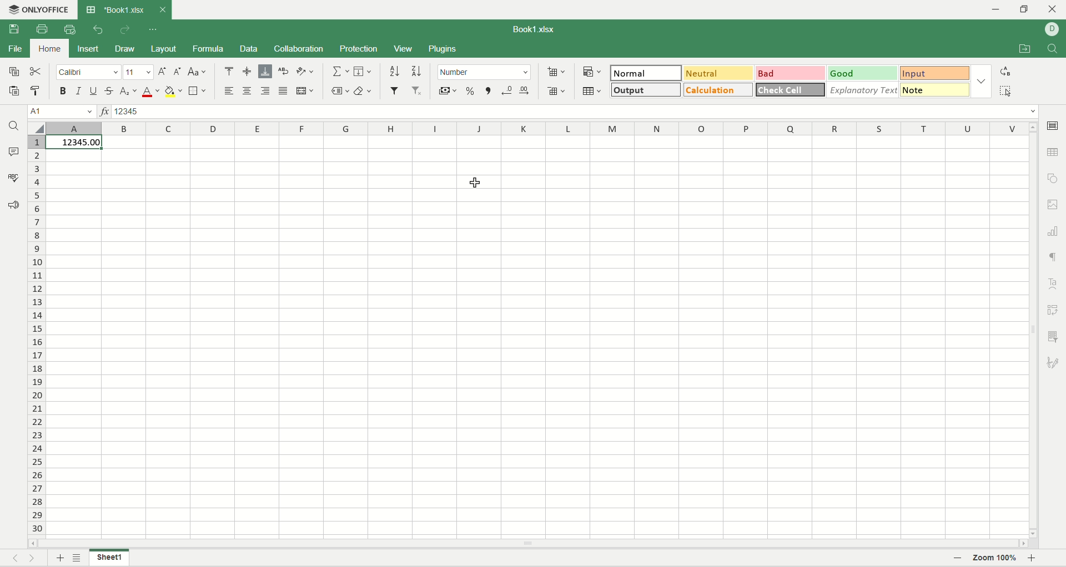  What do you see at coordinates (305, 92) in the screenshot?
I see `merge and center` at bounding box center [305, 92].